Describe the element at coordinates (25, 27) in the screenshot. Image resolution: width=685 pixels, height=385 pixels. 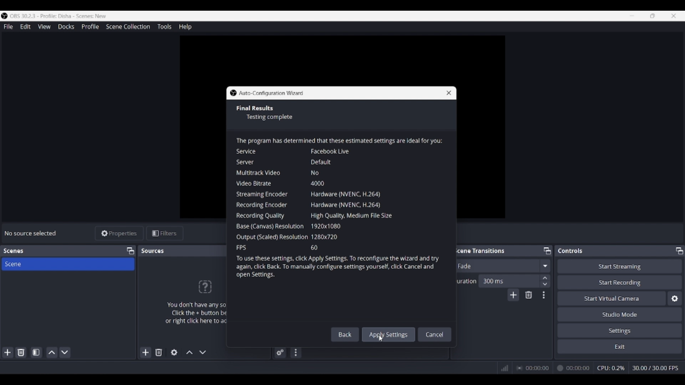
I see `Edit menu` at that location.